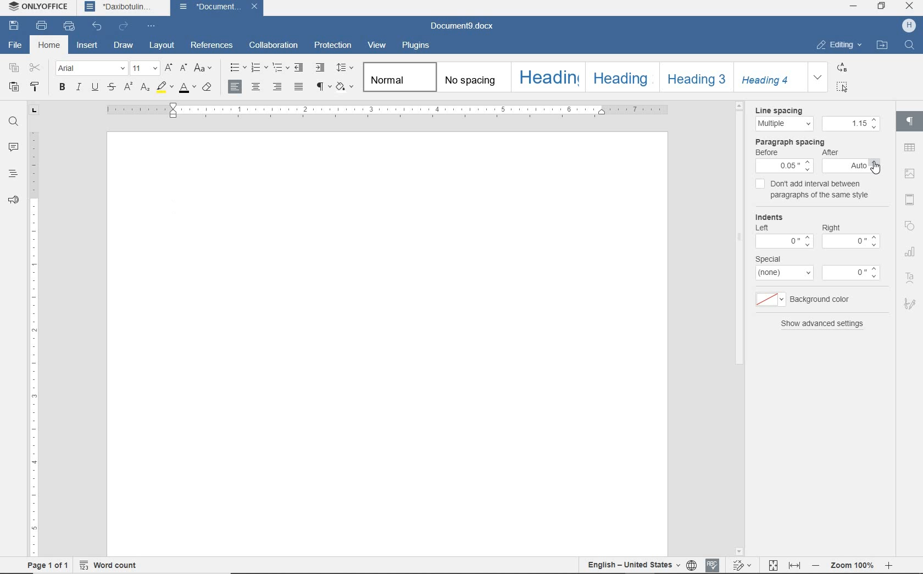 The image size is (923, 574). Describe the element at coordinates (851, 273) in the screenshot. I see `value` at that location.